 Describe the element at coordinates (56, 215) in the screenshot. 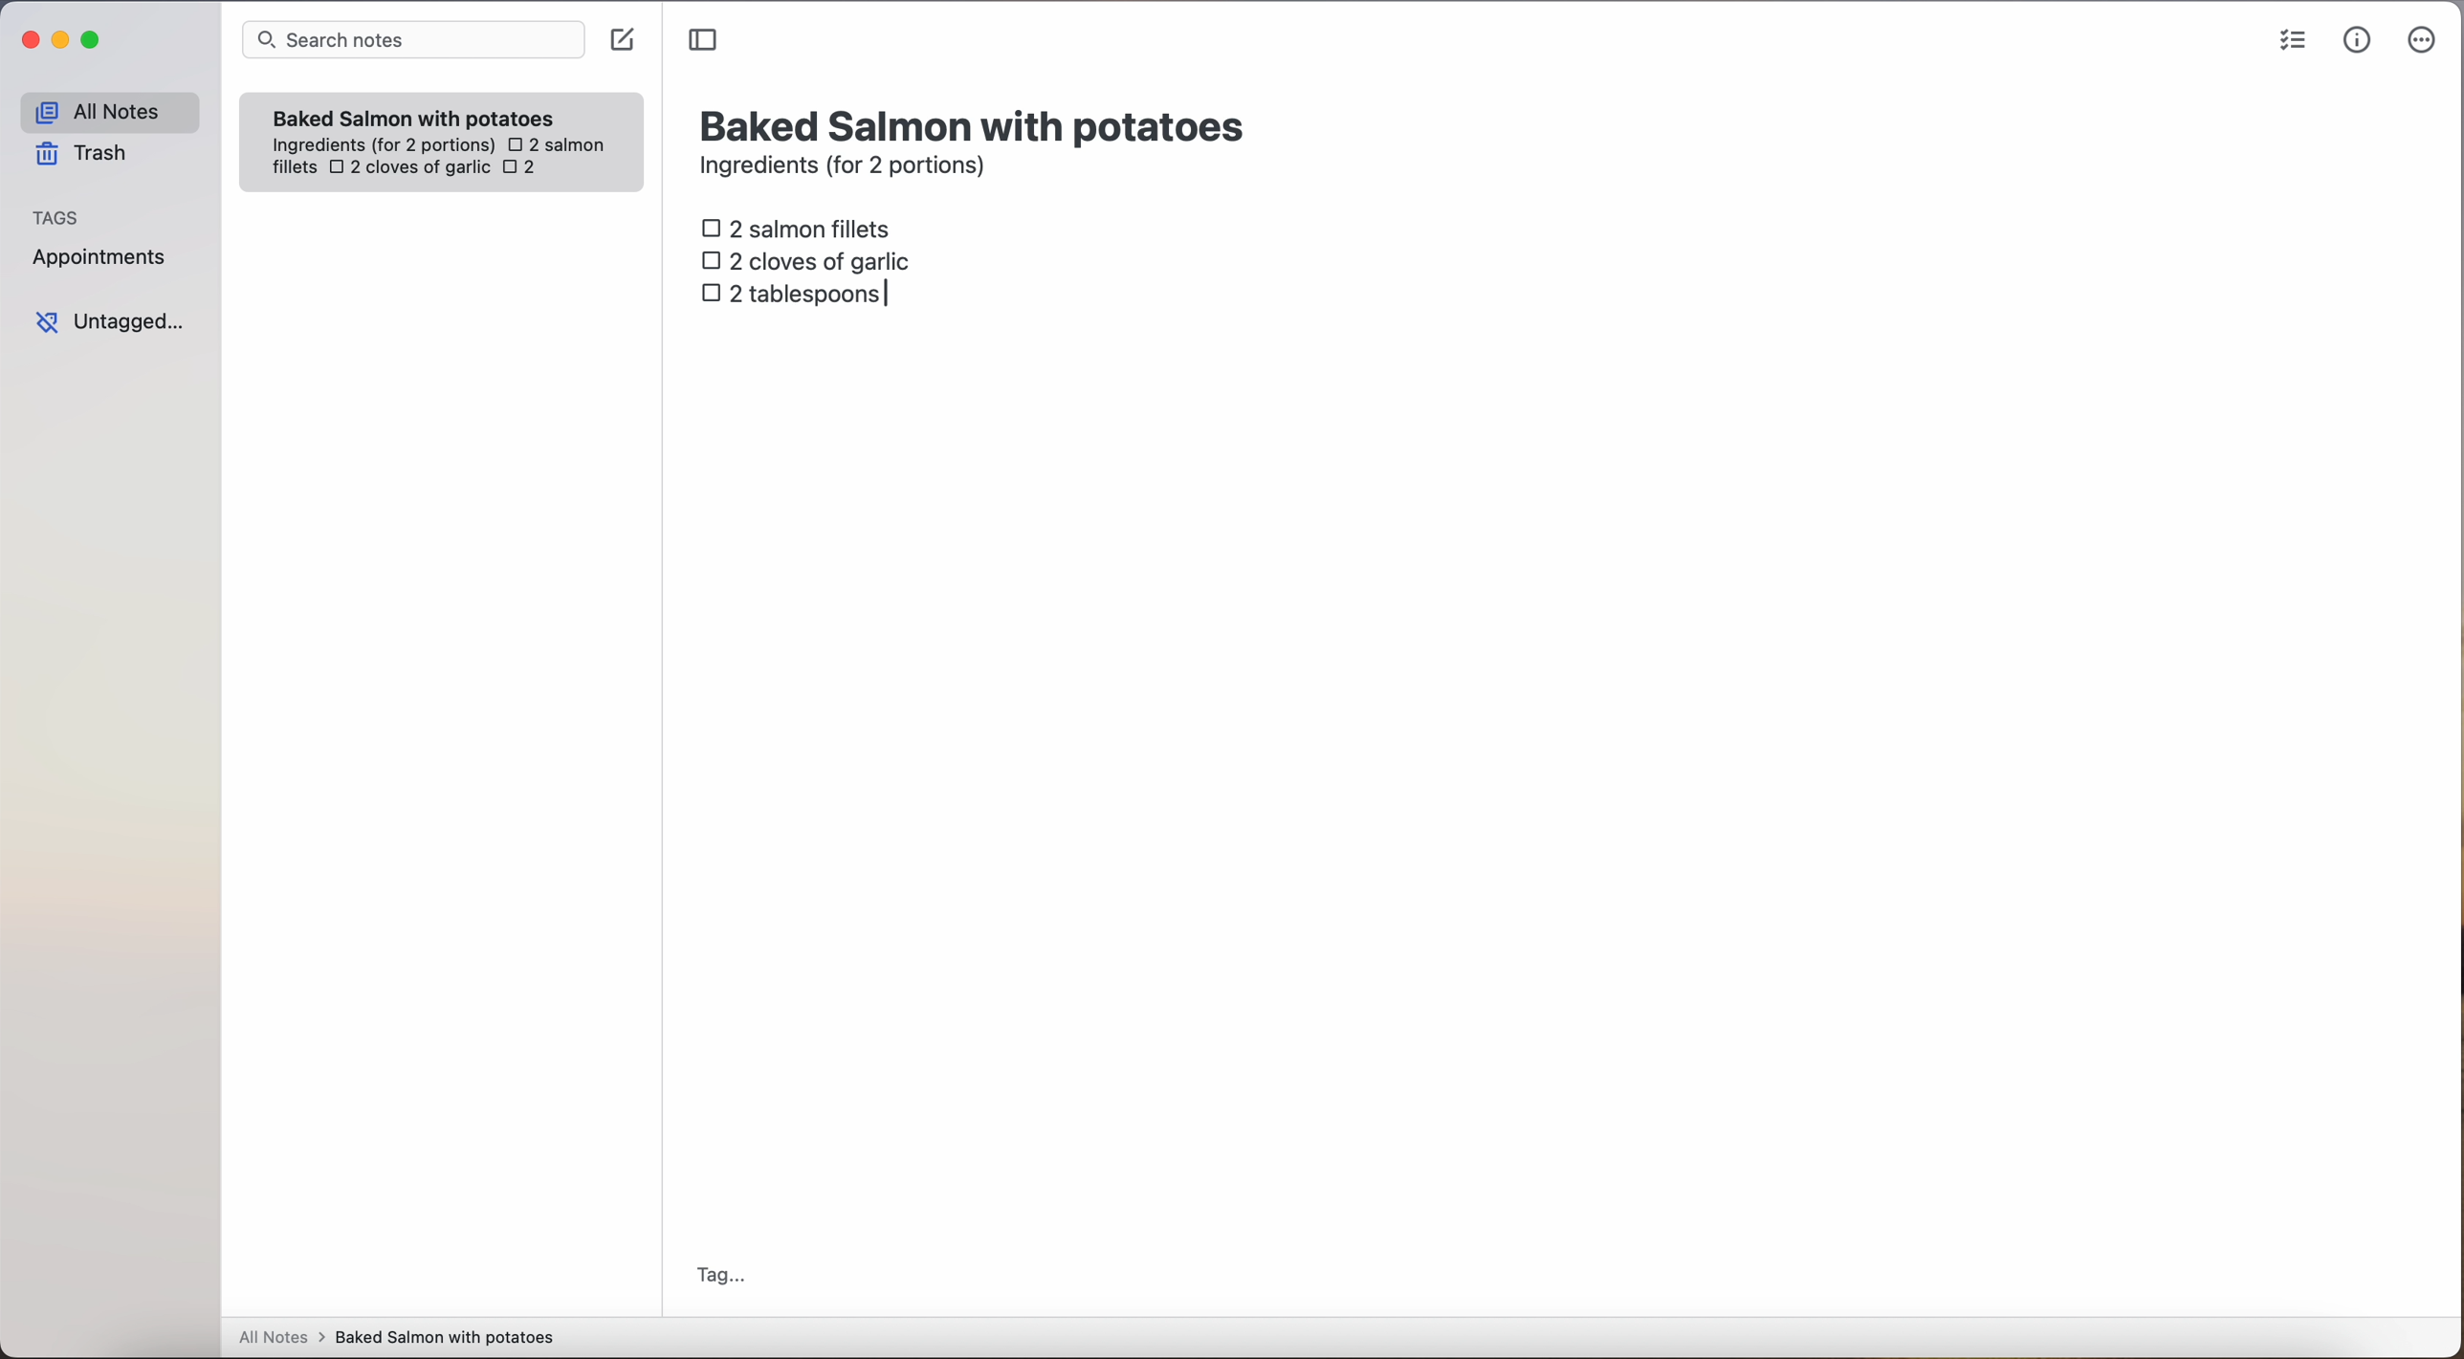

I see `tags` at that location.